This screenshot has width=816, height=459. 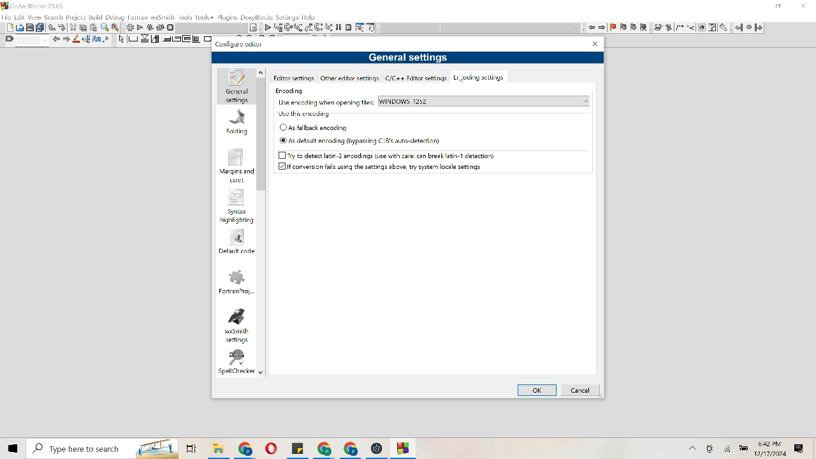 What do you see at coordinates (105, 27) in the screenshot?
I see `Find` at bounding box center [105, 27].